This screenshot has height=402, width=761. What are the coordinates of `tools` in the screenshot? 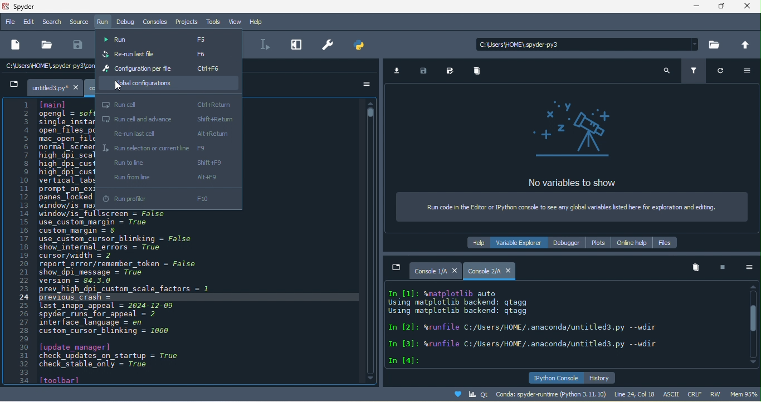 It's located at (215, 22).